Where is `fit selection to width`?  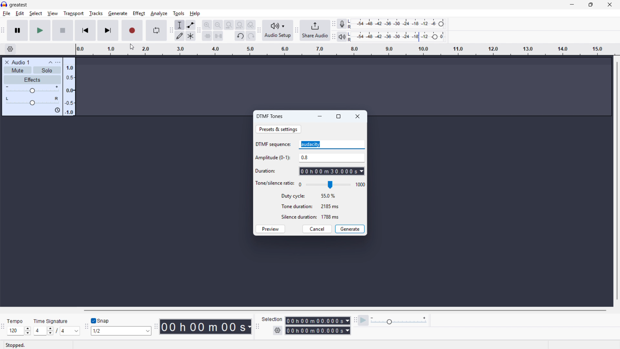 fit selection to width is located at coordinates (229, 25).